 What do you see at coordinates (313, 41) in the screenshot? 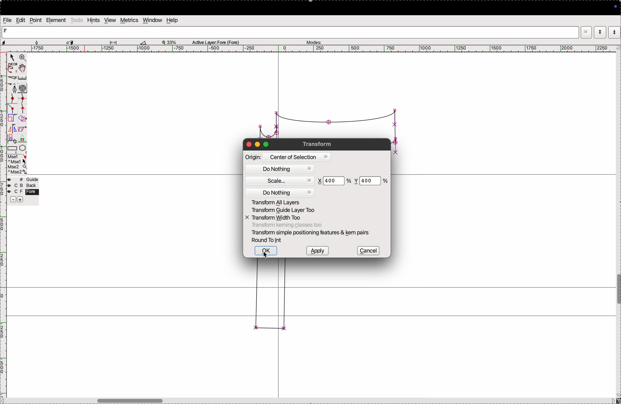
I see `modes` at bounding box center [313, 41].